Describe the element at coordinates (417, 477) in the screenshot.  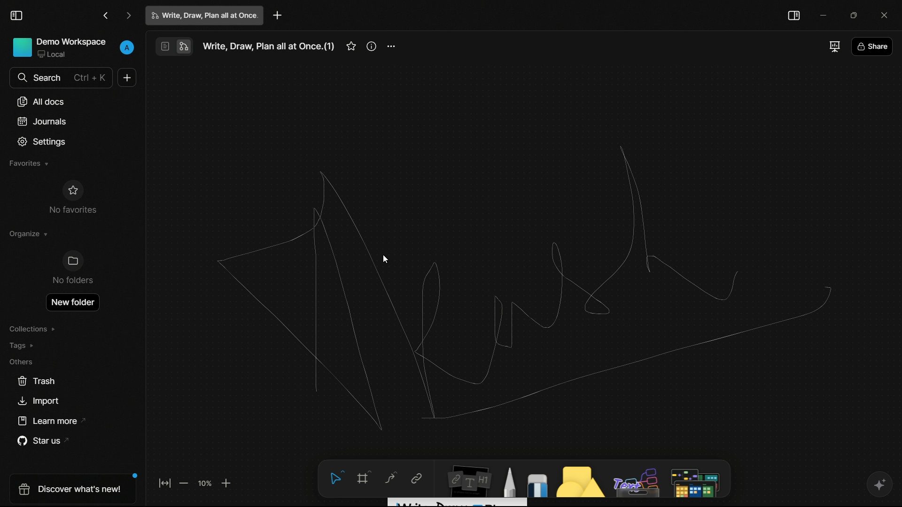
I see `link` at that location.